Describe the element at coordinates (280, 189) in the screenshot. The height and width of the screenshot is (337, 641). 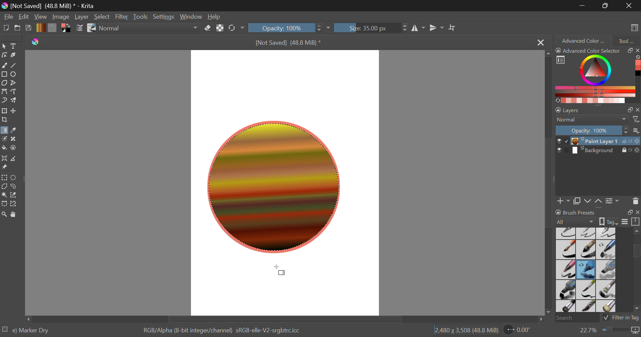
I see `Circle with gradient Fill` at that location.